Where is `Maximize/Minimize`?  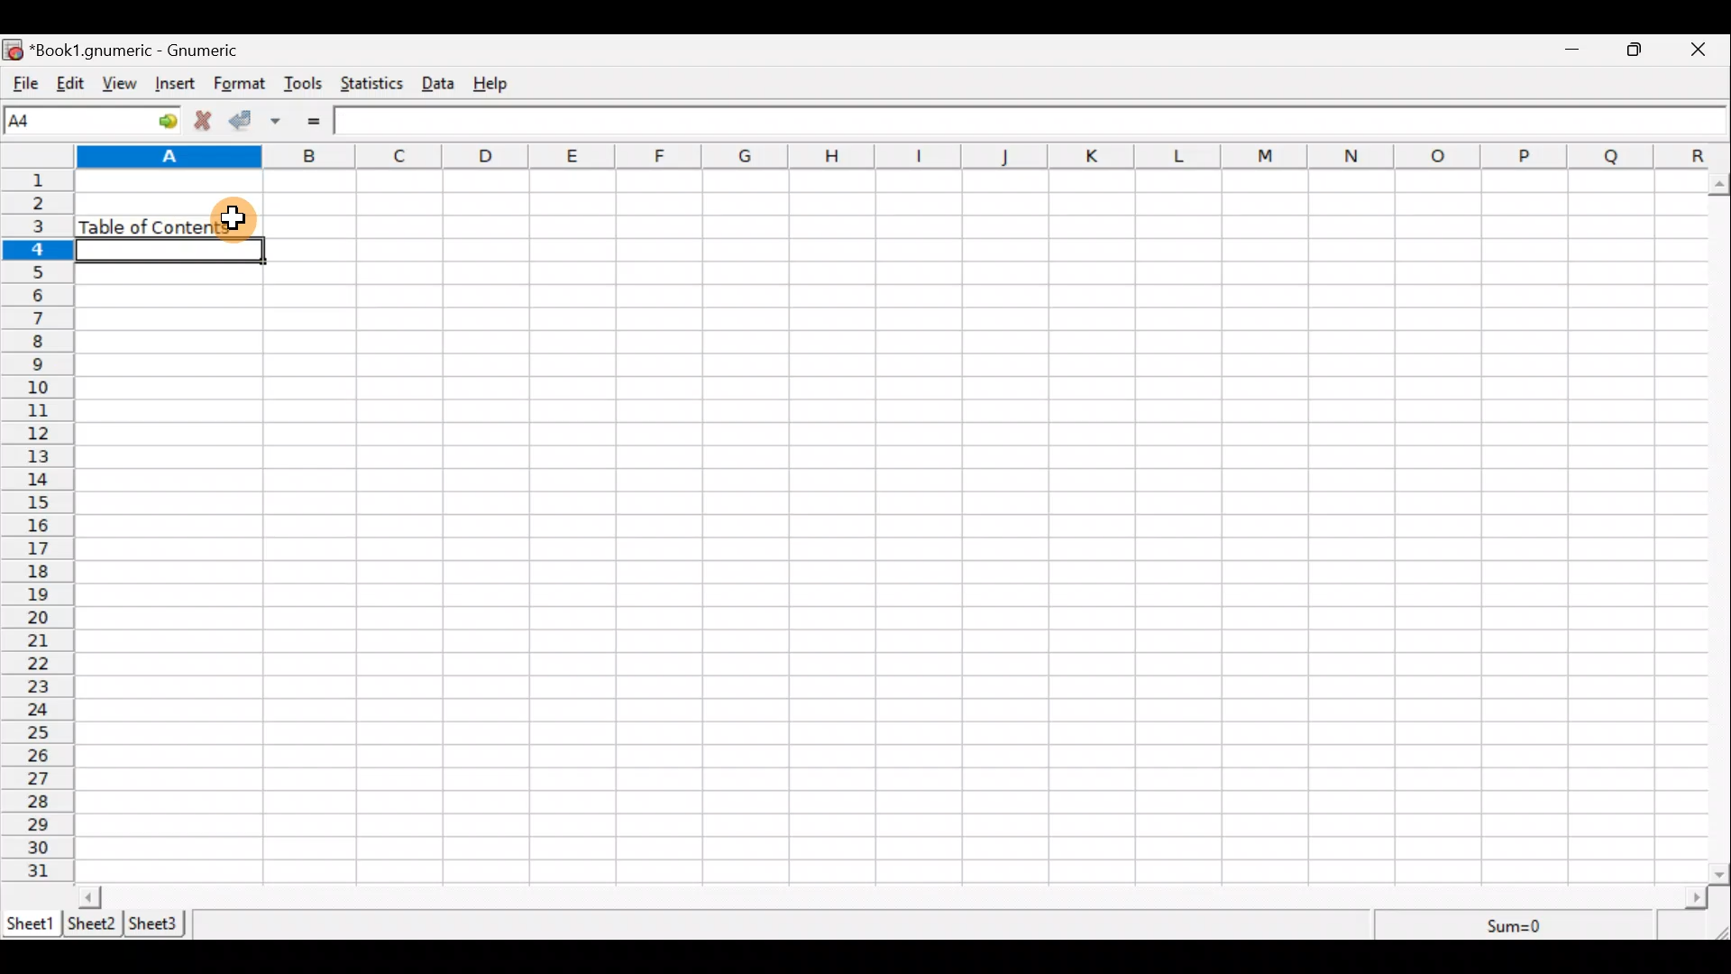 Maximize/Minimize is located at coordinates (1640, 50).